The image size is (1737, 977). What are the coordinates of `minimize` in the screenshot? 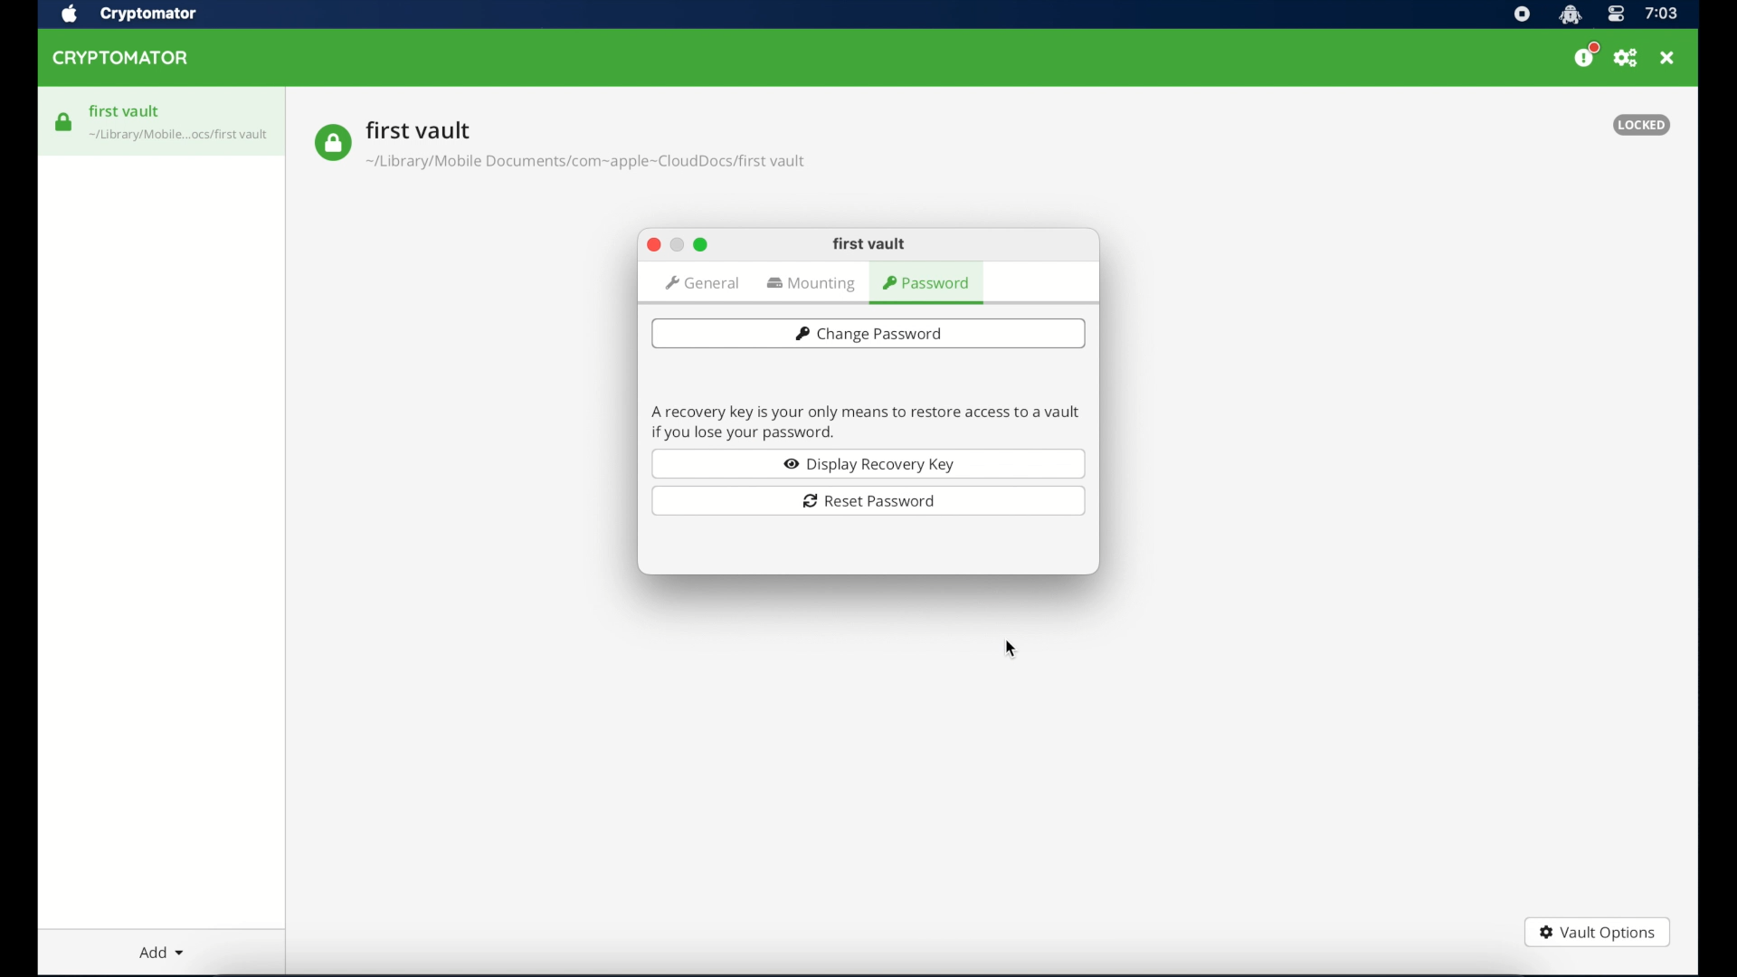 It's located at (676, 245).